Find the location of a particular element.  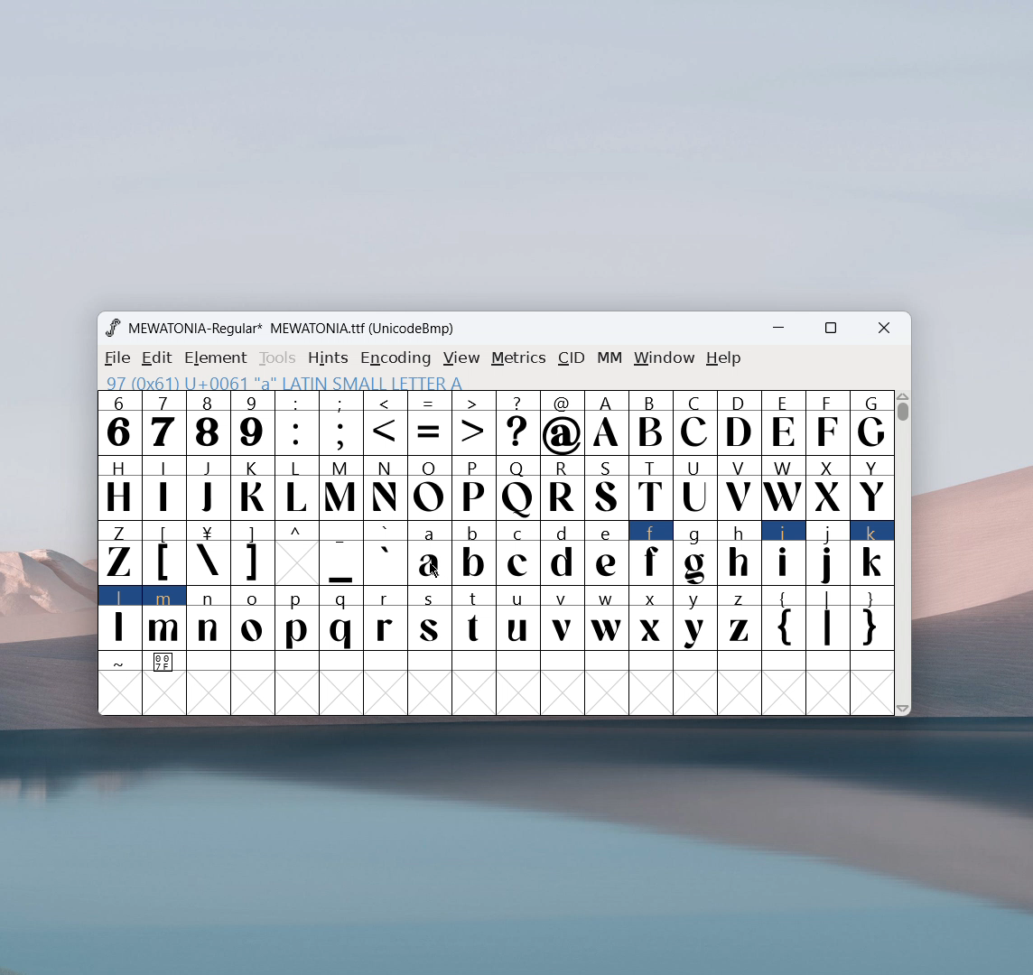

g is located at coordinates (695, 552).